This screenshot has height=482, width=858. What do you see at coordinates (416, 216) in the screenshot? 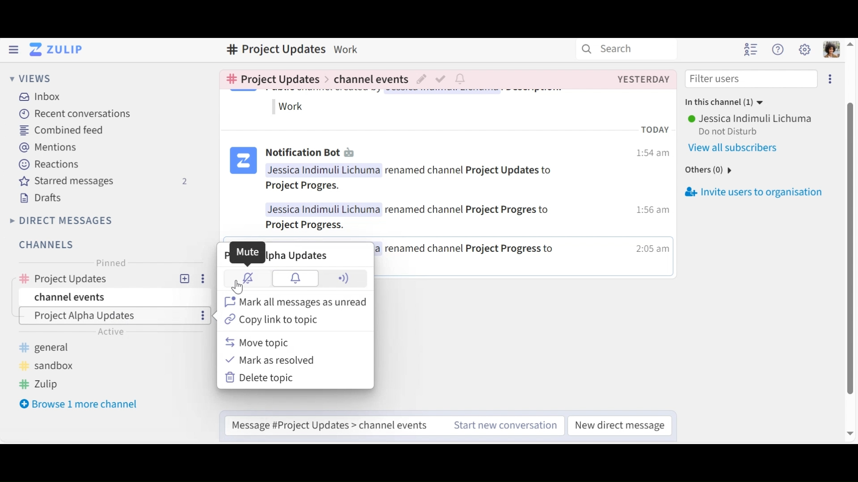
I see `Jessica Indimuli Lichuma renamed channel Project Progres to
Project Progress.` at bounding box center [416, 216].